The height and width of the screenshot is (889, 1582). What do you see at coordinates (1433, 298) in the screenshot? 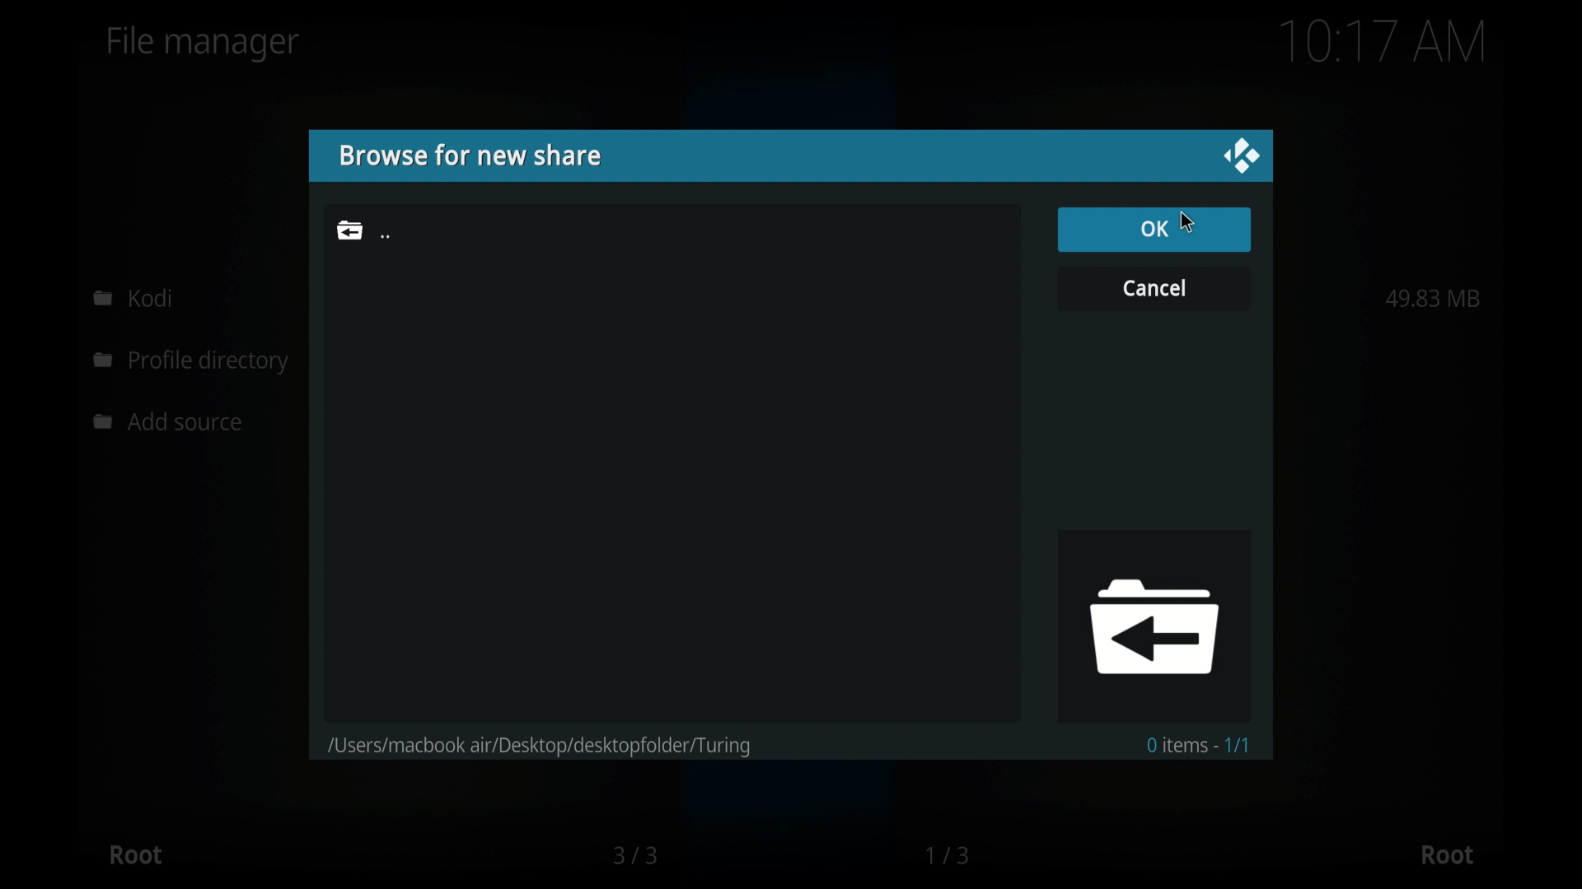
I see `49.83 MB` at bounding box center [1433, 298].